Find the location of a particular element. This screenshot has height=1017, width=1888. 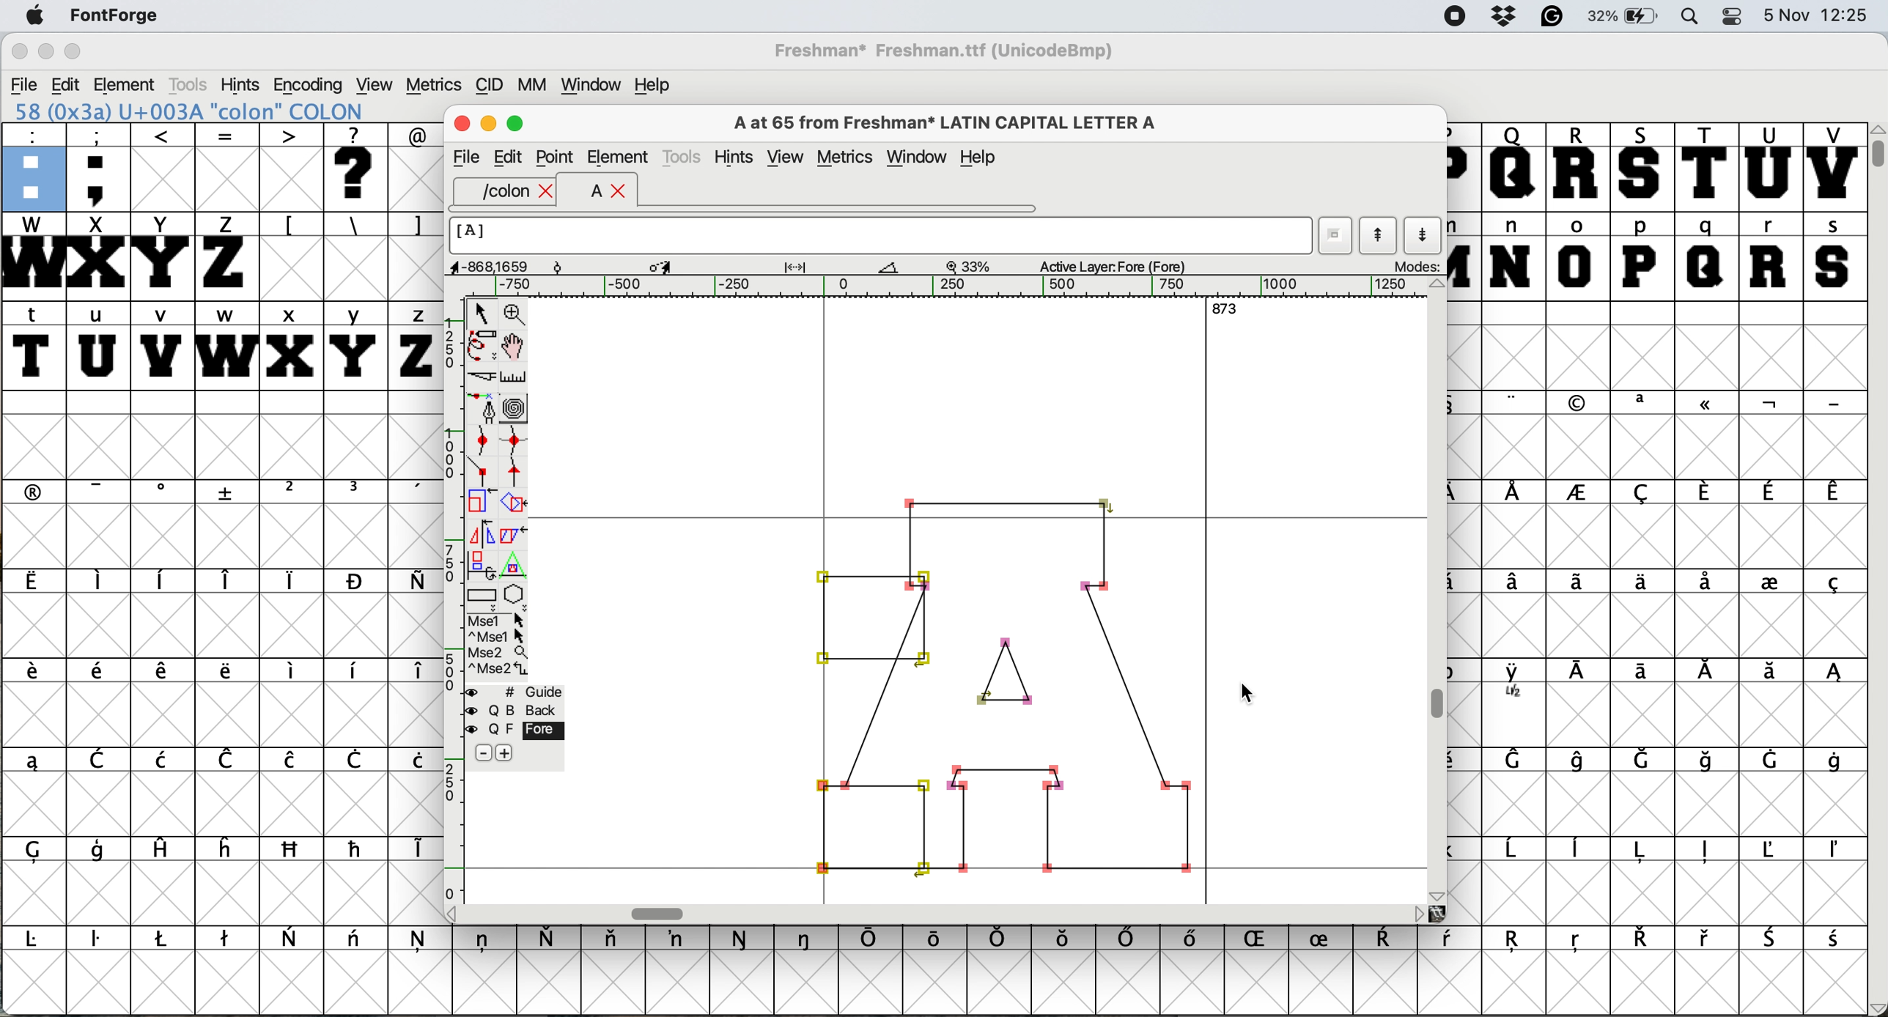

symbol is located at coordinates (485, 942).